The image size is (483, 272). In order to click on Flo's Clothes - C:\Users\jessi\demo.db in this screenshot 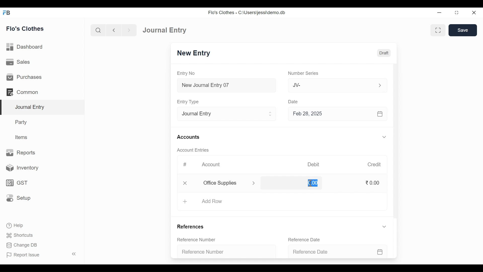, I will do `click(248, 13)`.